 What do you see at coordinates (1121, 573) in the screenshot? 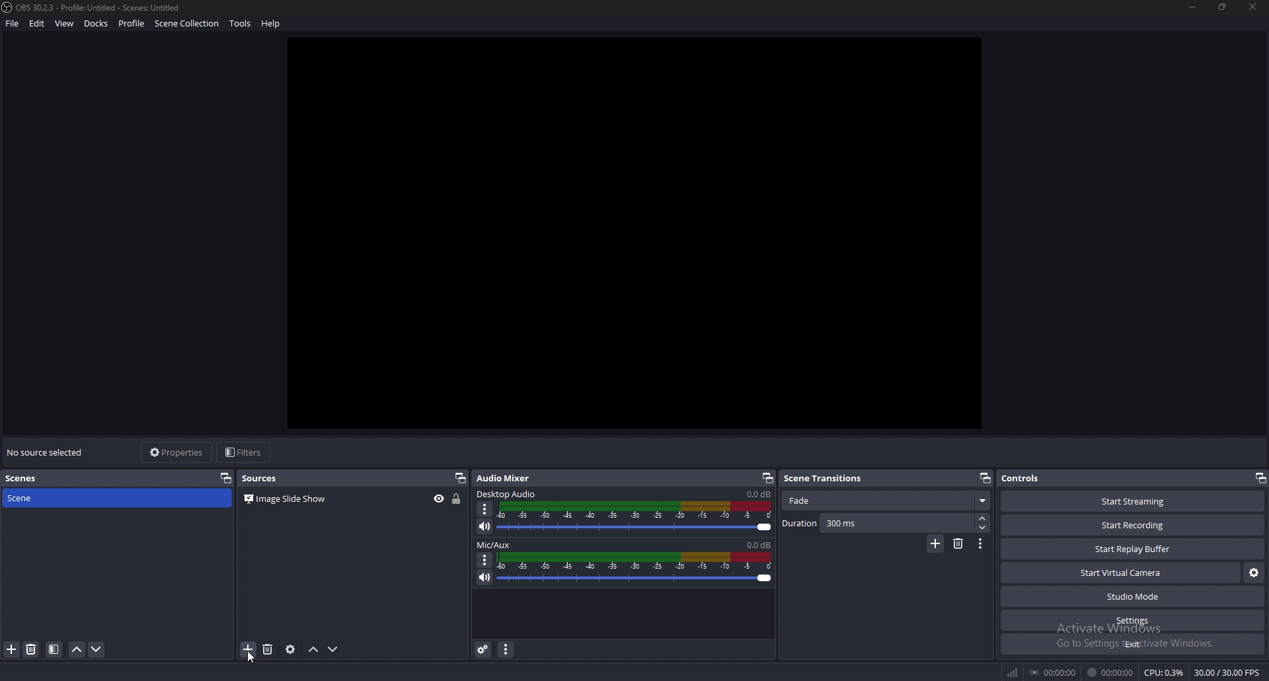
I see `start virtual camera` at bounding box center [1121, 573].